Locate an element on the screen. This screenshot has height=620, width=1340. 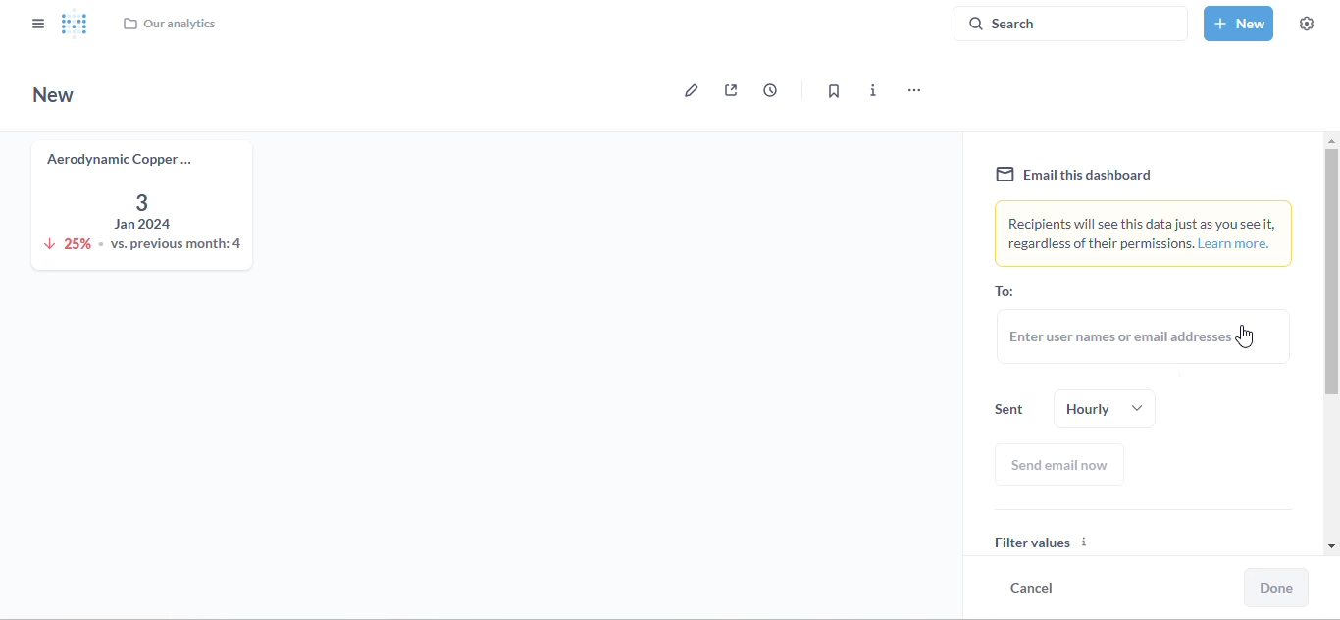
more is located at coordinates (912, 91).